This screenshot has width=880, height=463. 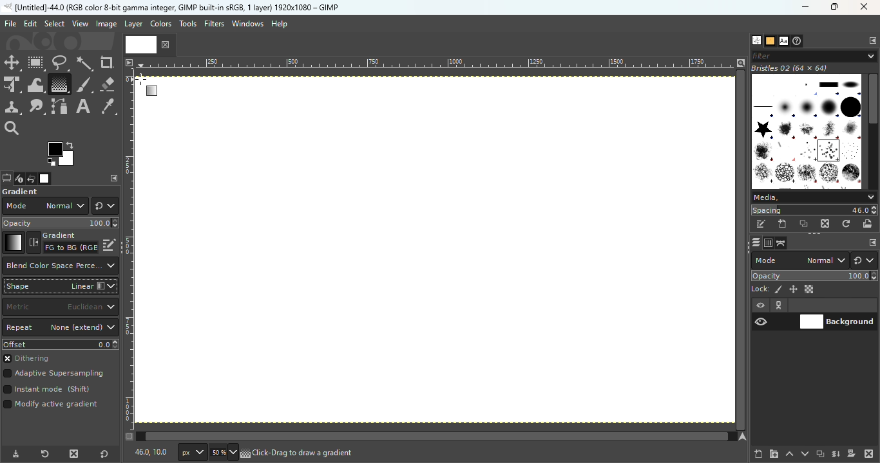 What do you see at coordinates (171, 7) in the screenshot?
I see `untitled -36.0 (rgb color 8-bit gamma integer , gimp built in stgb, 1 layer) 1174x788 - gimp` at bounding box center [171, 7].